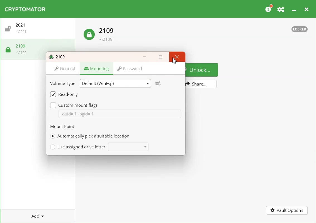 The width and height of the screenshot is (316, 223). I want to click on Minimize, so click(145, 56).